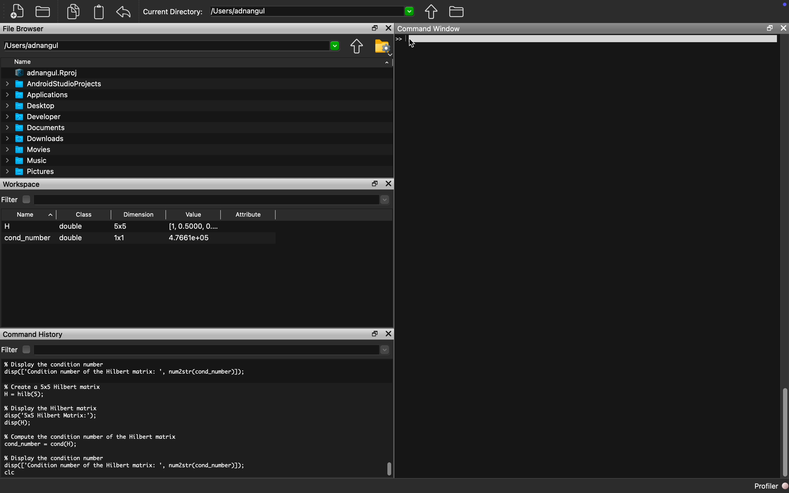  Describe the element at coordinates (388, 184) in the screenshot. I see `Close` at that location.